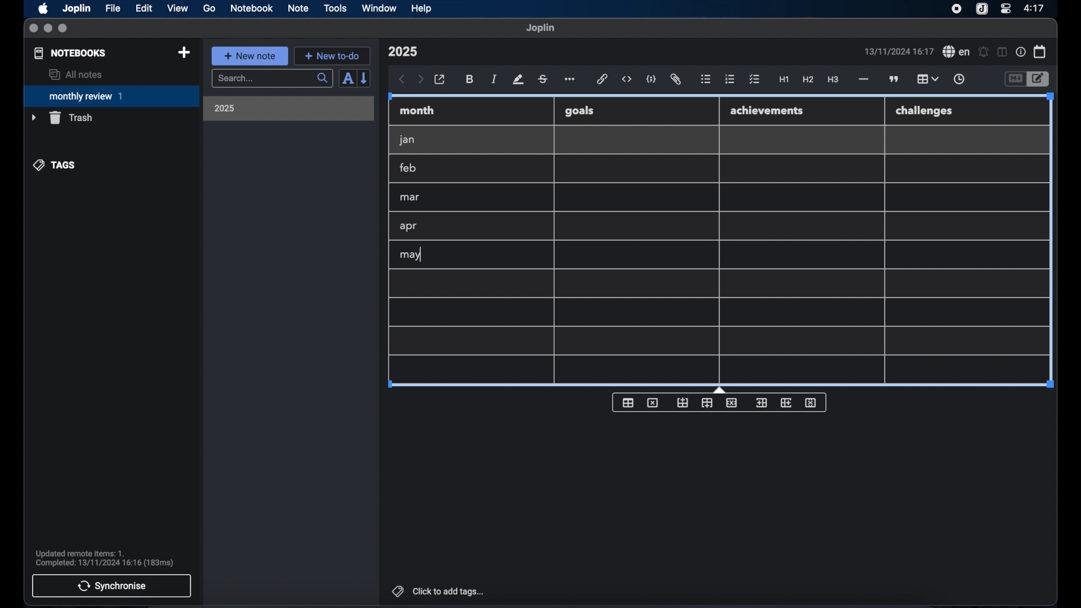 Image resolution: width=1081 pixels, height=608 pixels. What do you see at coordinates (767, 111) in the screenshot?
I see `achievements` at bounding box center [767, 111].